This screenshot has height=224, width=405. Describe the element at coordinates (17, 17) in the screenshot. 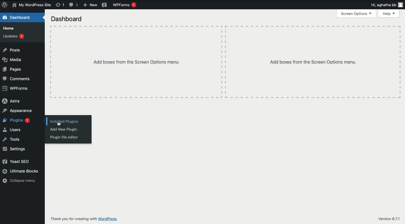

I see `Dashboard` at that location.